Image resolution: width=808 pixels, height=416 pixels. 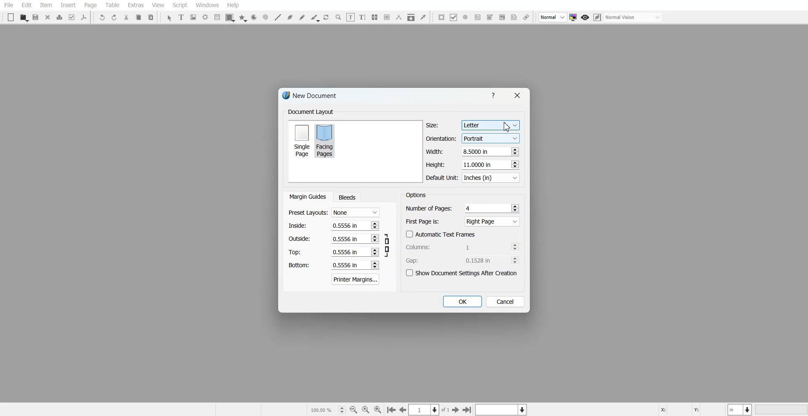 What do you see at coordinates (480, 247) in the screenshot?
I see `1` at bounding box center [480, 247].